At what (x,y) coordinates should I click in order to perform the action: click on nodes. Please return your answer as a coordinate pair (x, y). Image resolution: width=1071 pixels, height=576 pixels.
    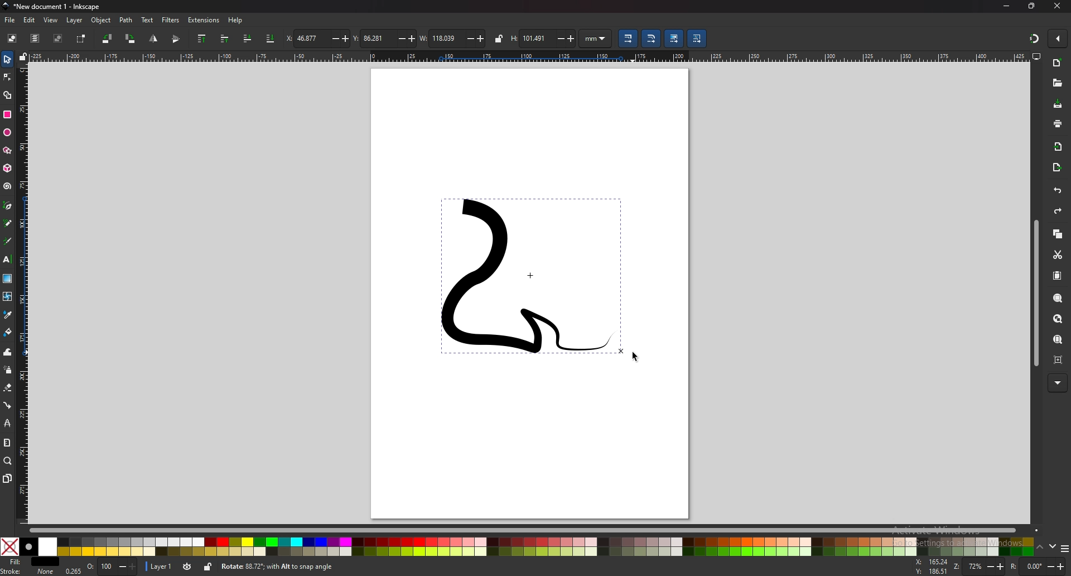
    Looking at the image, I should click on (8, 76).